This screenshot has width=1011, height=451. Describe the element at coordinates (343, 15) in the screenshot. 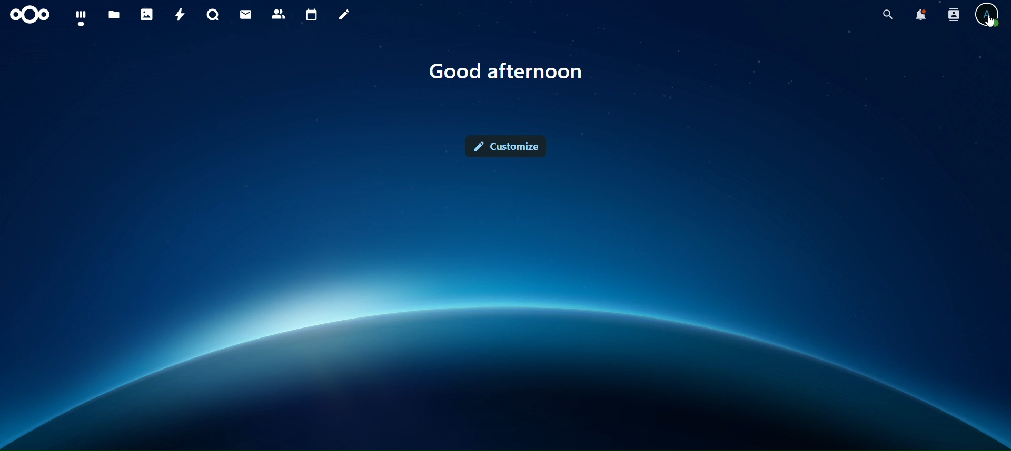

I see `notes` at that location.